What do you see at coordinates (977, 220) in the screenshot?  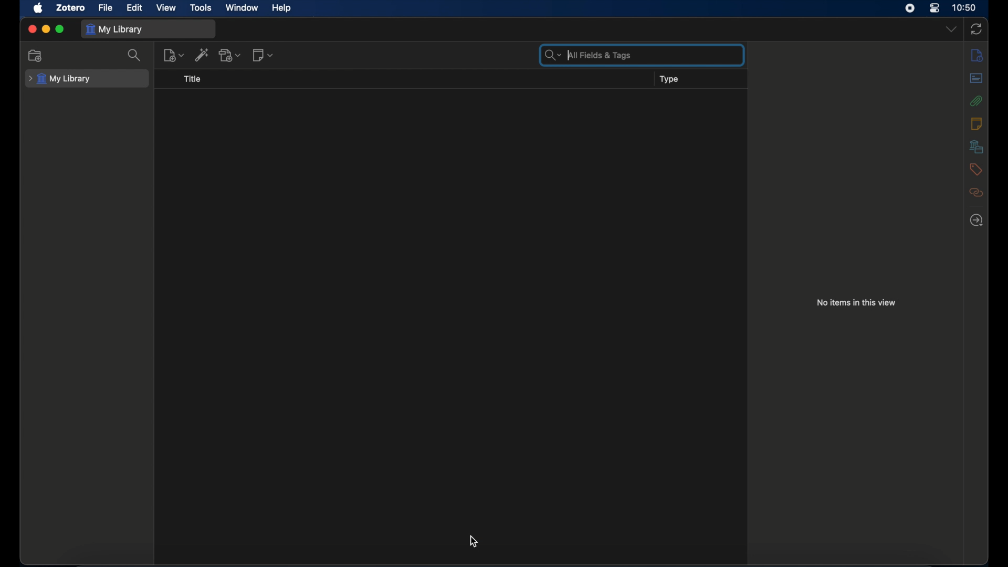 I see `locate` at bounding box center [977, 220].